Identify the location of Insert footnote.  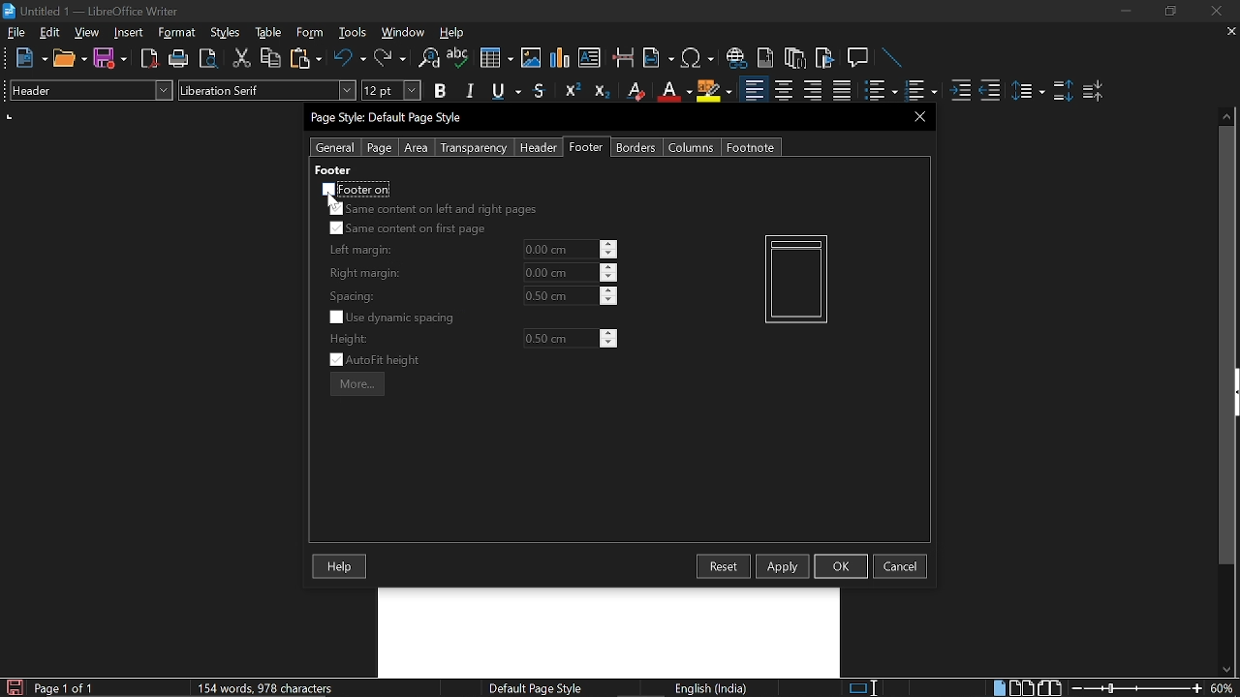
(795, 58).